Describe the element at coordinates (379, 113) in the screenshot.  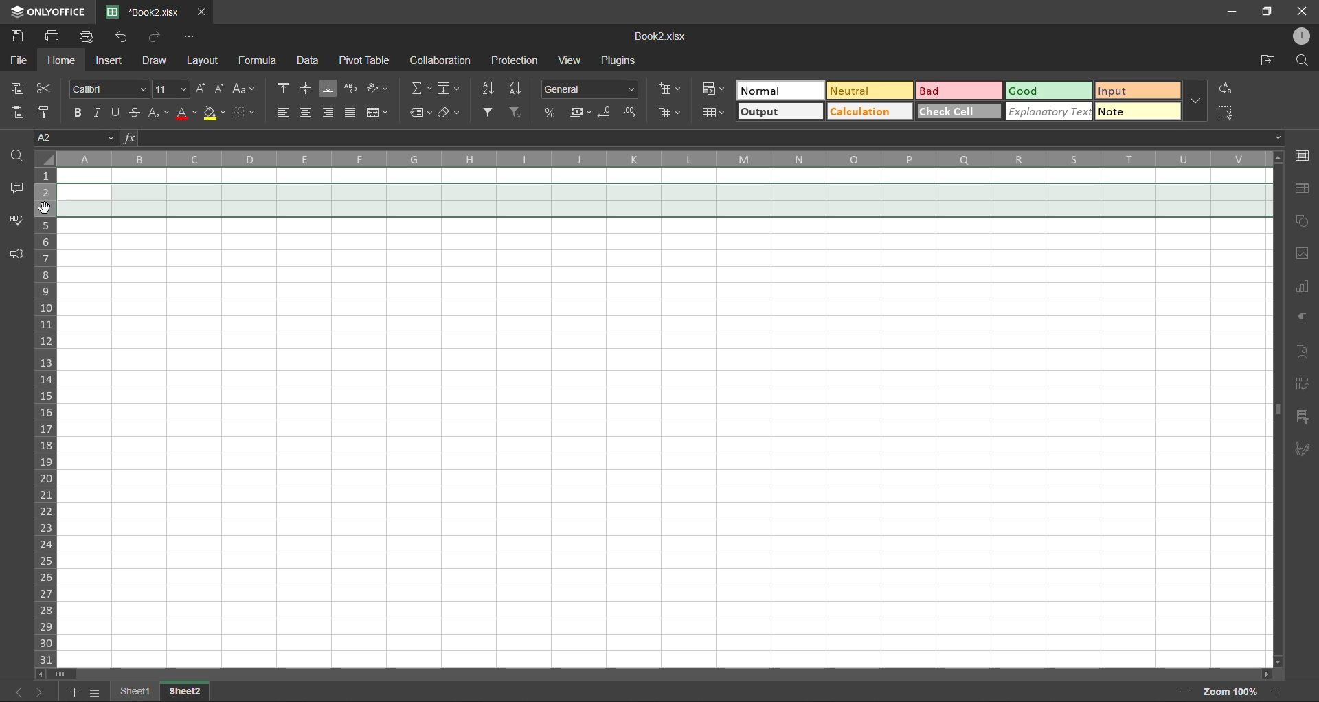
I see `merge and center` at that location.